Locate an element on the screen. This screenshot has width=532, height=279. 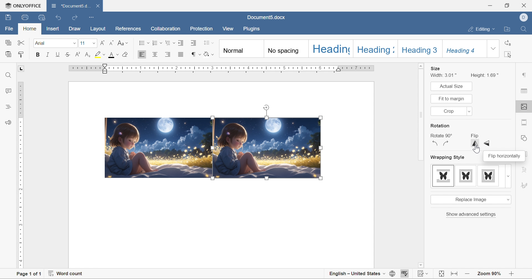
collaboration is located at coordinates (167, 29).